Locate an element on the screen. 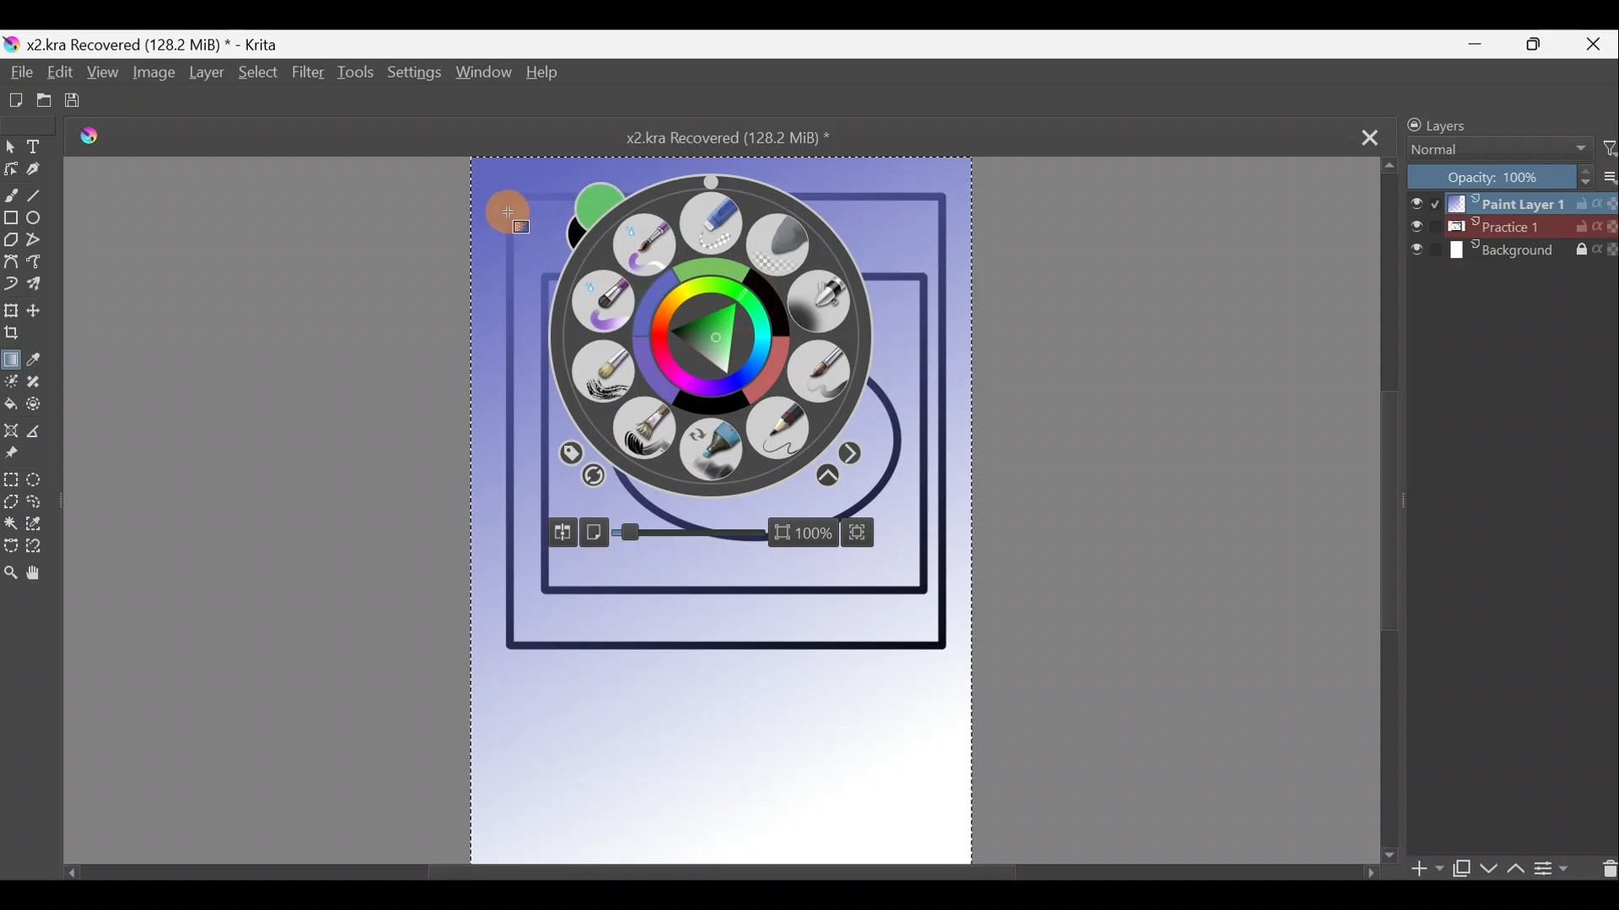 The width and height of the screenshot is (1619, 910). Scroll bar is located at coordinates (716, 867).